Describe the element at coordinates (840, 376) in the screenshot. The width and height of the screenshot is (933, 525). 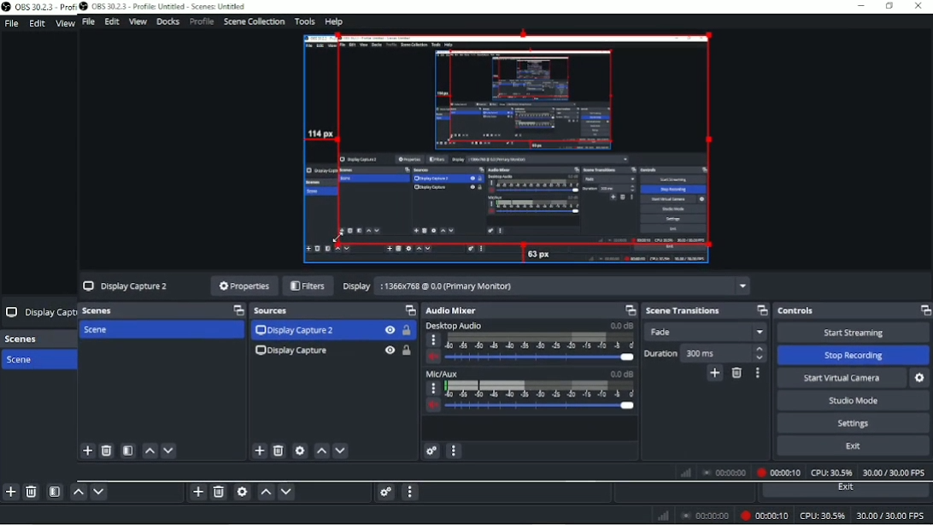
I see `Start Virtual Camera` at that location.